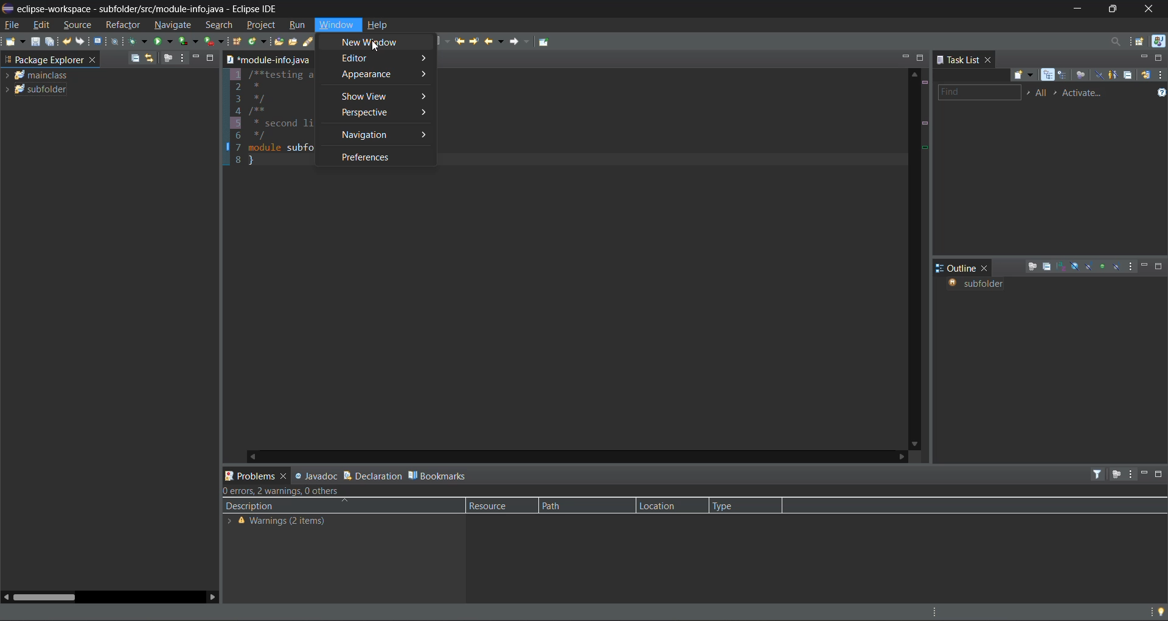 The image size is (1168, 621). What do you see at coordinates (475, 41) in the screenshot?
I see `next edit location` at bounding box center [475, 41].